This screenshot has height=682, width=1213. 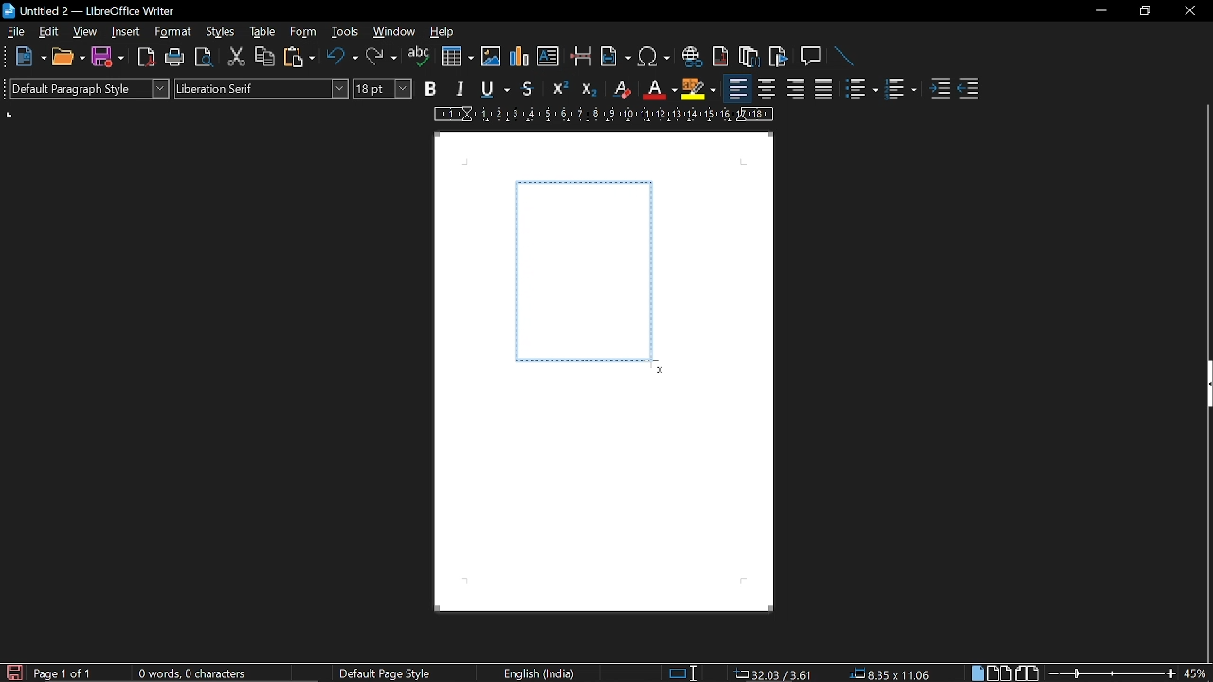 I want to click on insert hyperlink, so click(x=692, y=59).